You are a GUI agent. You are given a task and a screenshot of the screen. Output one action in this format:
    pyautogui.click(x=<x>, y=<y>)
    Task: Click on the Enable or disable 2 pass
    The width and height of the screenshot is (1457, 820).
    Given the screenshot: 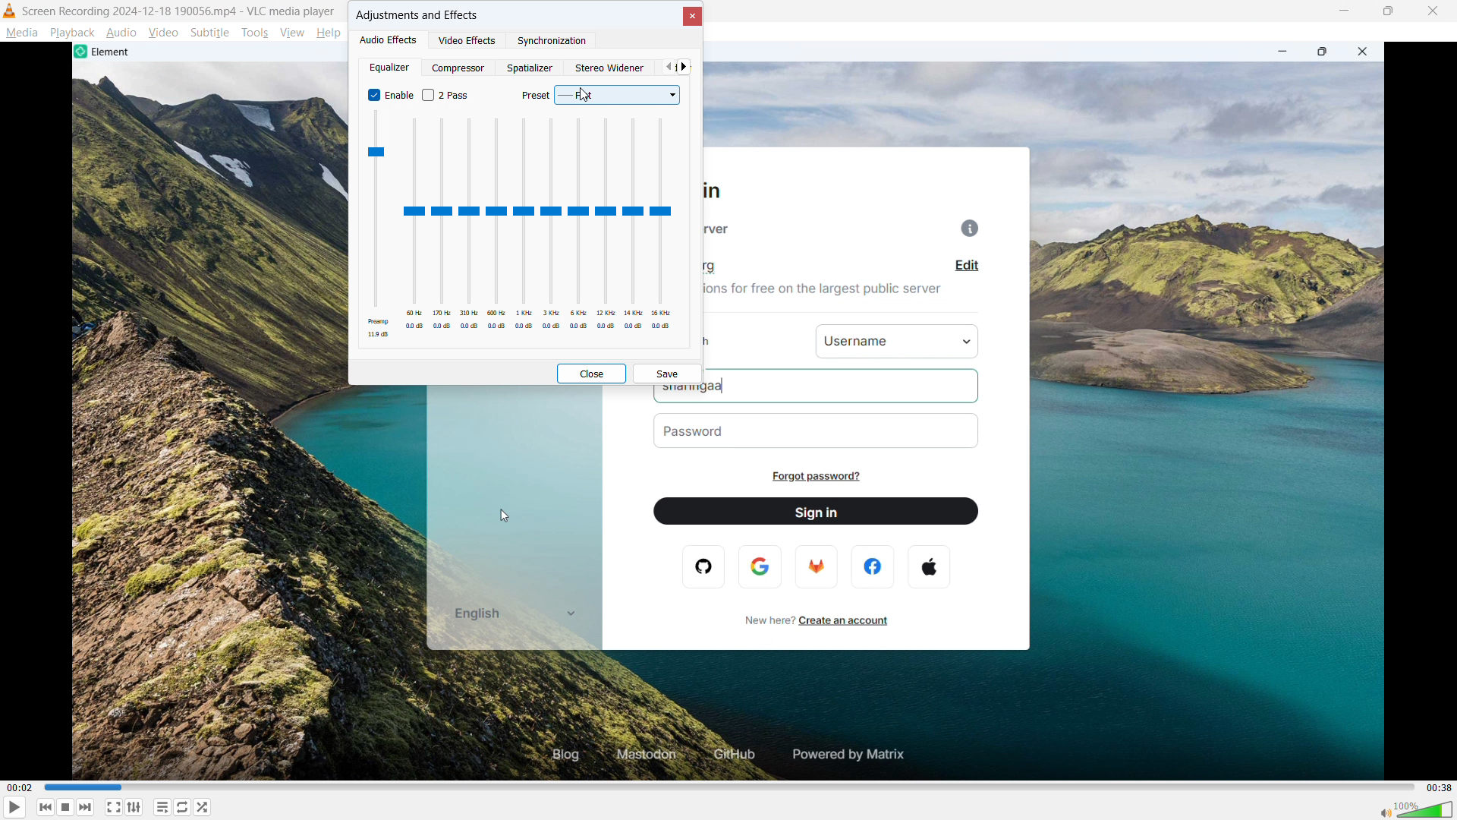 What is the action you would take?
    pyautogui.click(x=448, y=95)
    